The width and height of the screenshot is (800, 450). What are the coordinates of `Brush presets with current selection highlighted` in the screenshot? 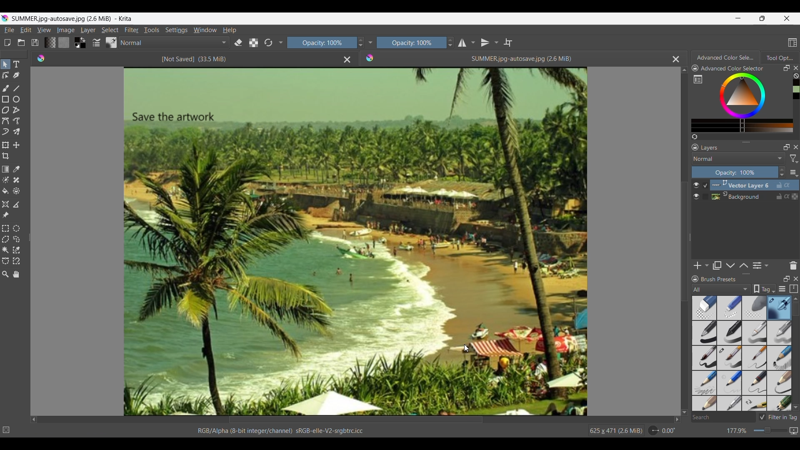 It's located at (742, 354).